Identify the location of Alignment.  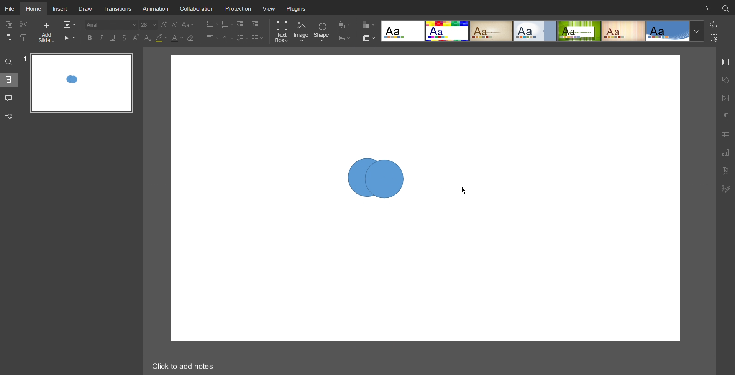
(212, 37).